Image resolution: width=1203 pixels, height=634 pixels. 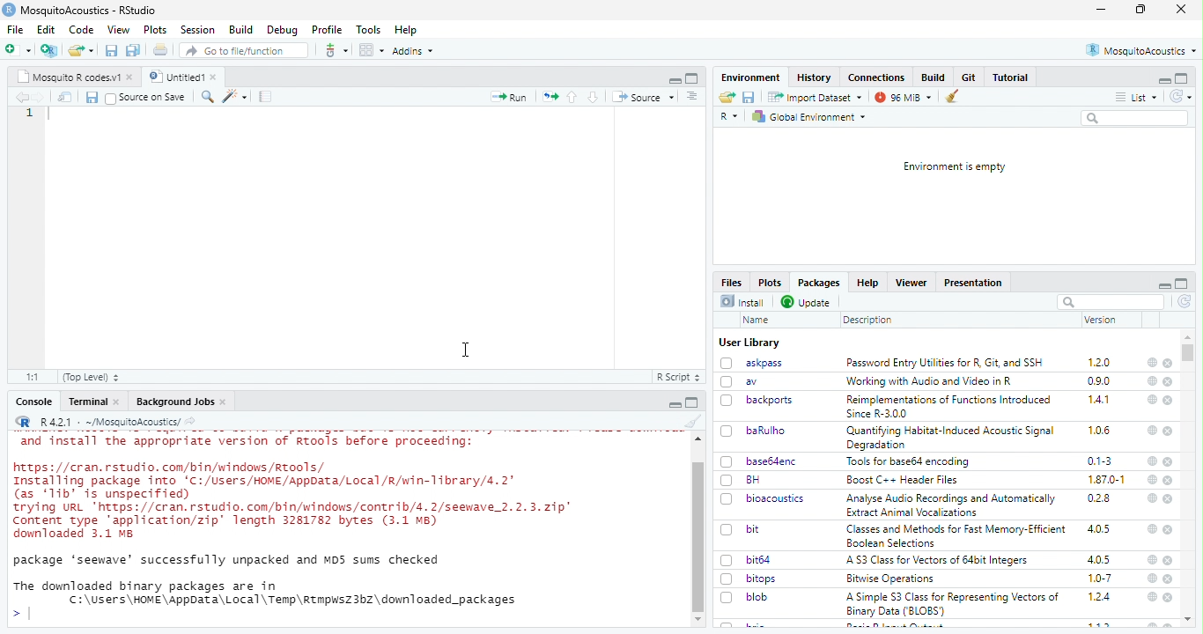 What do you see at coordinates (679, 377) in the screenshot?
I see `R Script ` at bounding box center [679, 377].